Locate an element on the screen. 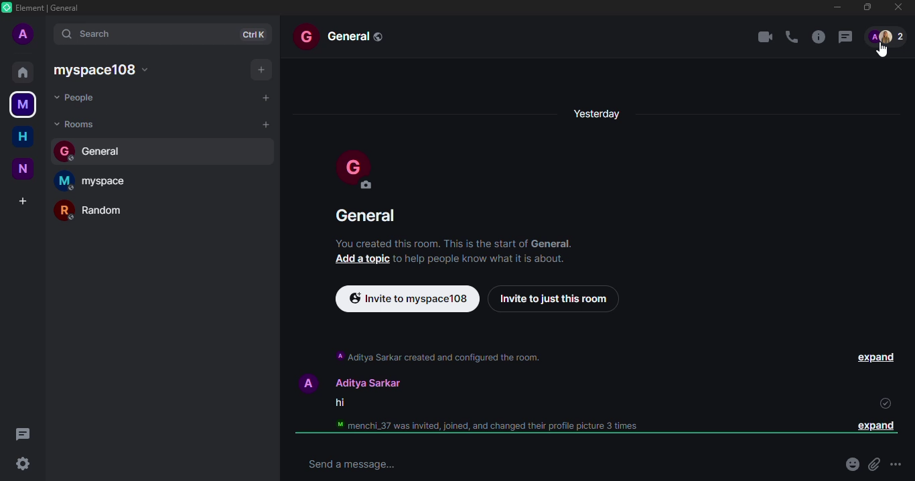 This screenshot has width=915, height=481. general is located at coordinates (367, 214).